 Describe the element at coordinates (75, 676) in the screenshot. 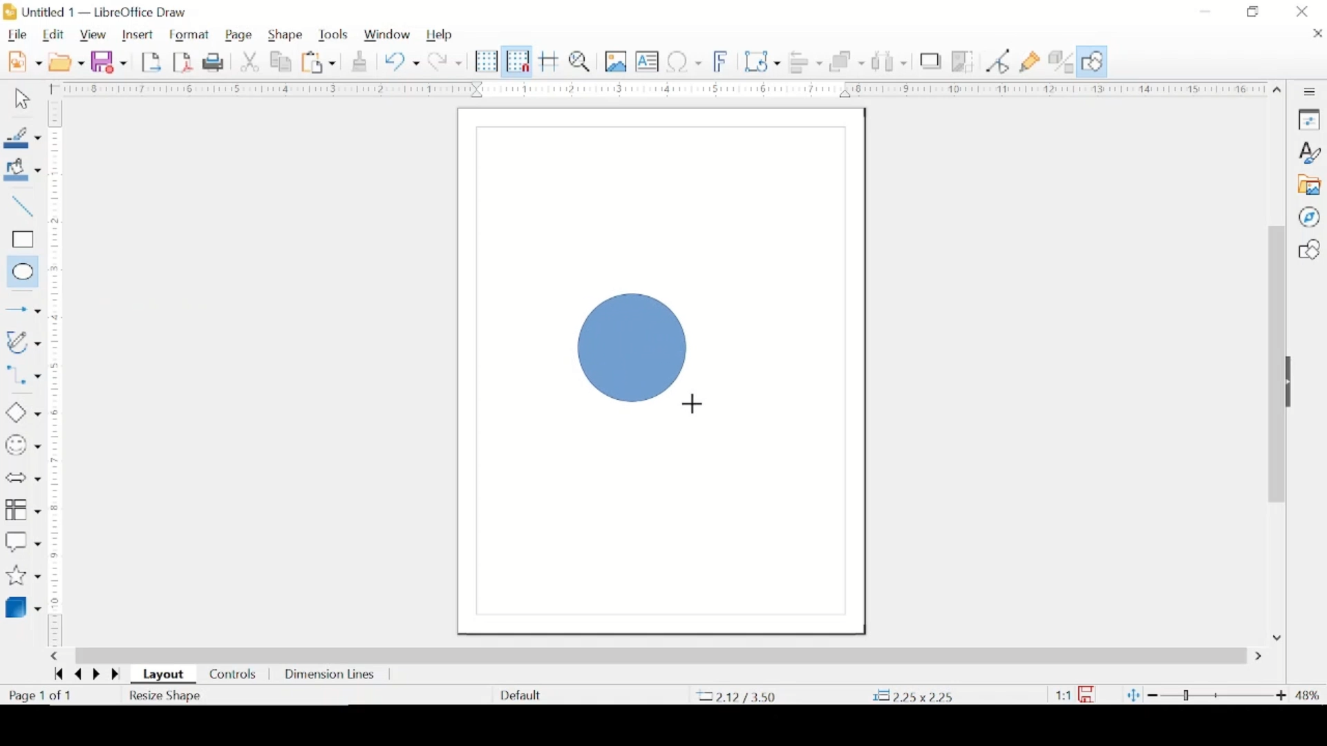

I see `go back` at that location.